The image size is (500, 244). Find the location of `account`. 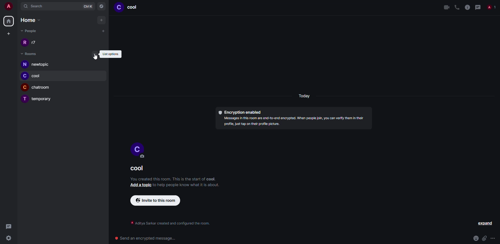

account is located at coordinates (10, 7).